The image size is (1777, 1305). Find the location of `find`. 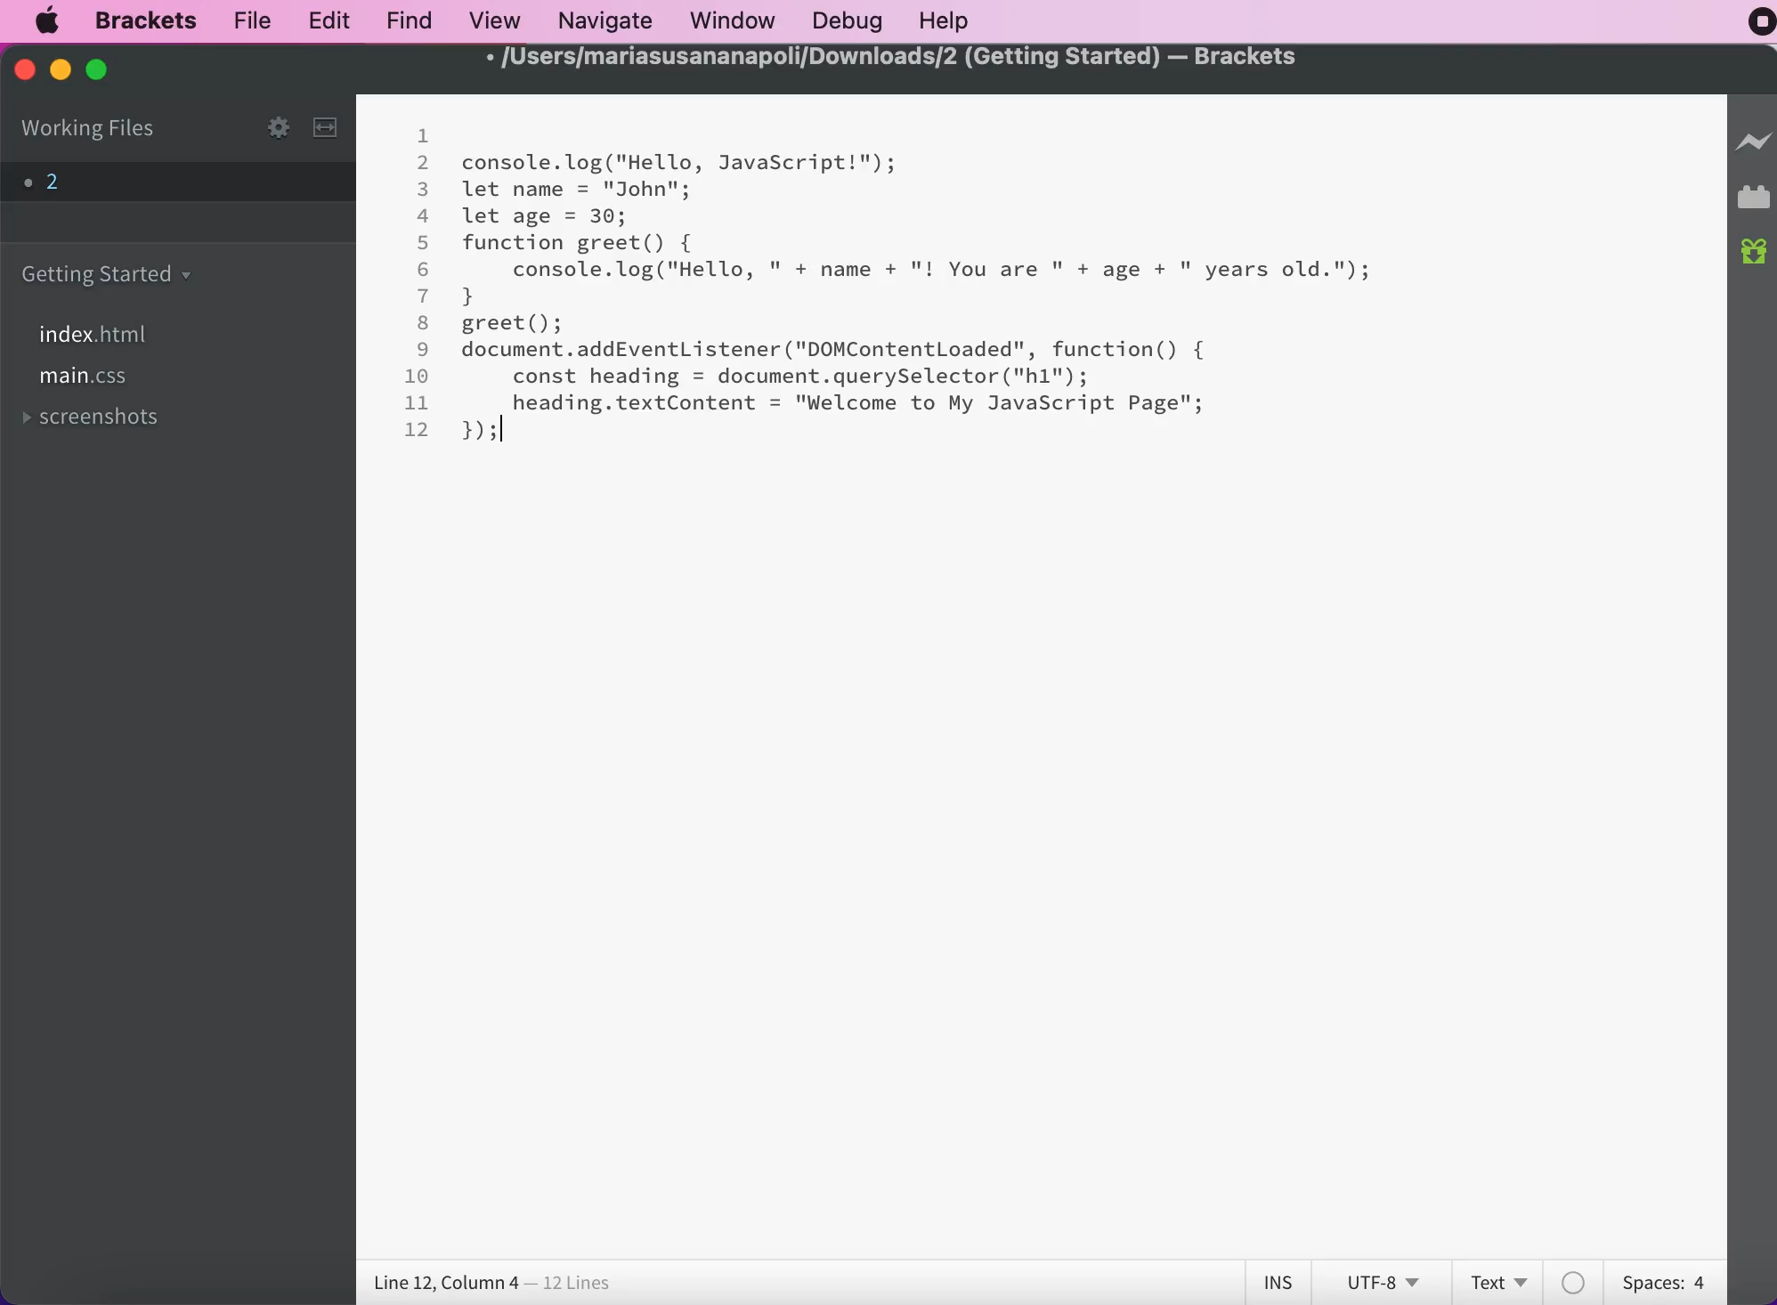

find is located at coordinates (407, 22).